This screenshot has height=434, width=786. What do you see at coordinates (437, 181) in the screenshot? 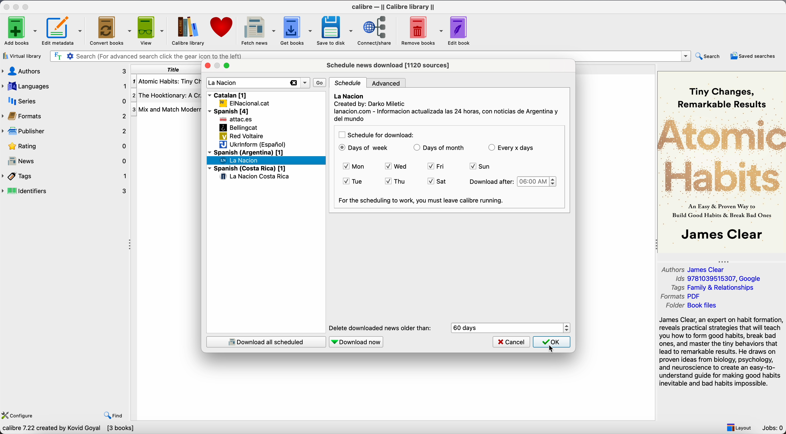
I see `sat` at bounding box center [437, 181].